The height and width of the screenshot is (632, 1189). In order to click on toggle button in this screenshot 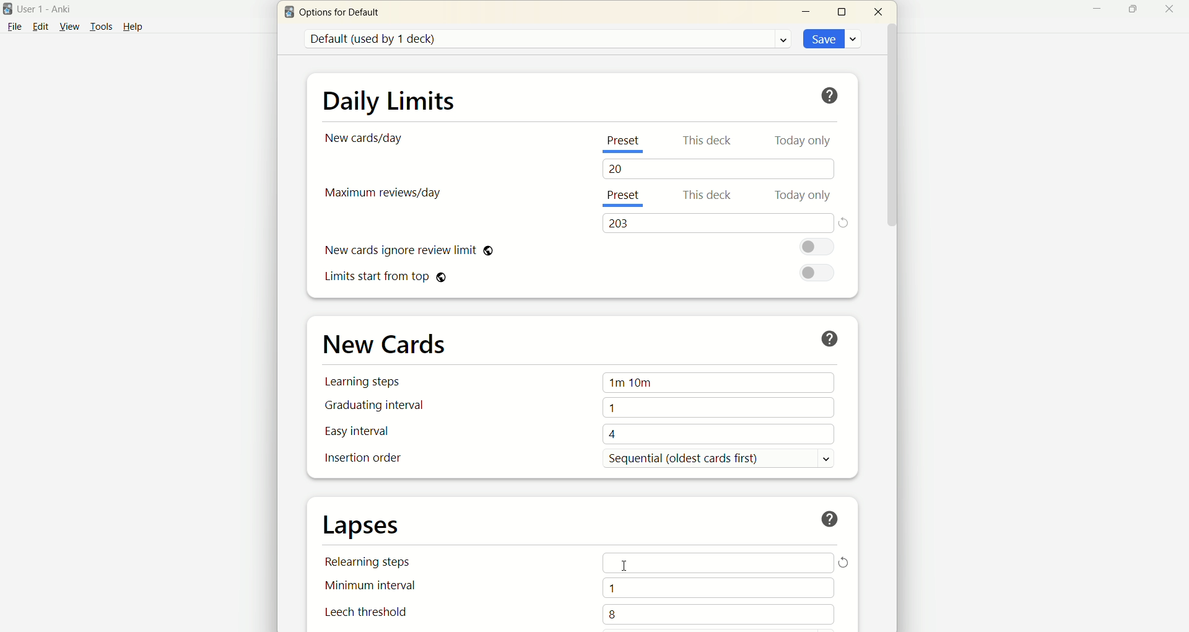, I will do `click(816, 274)`.